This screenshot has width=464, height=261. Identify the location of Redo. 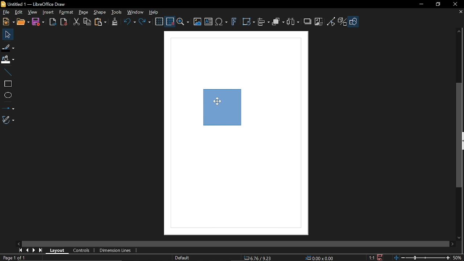
(144, 22).